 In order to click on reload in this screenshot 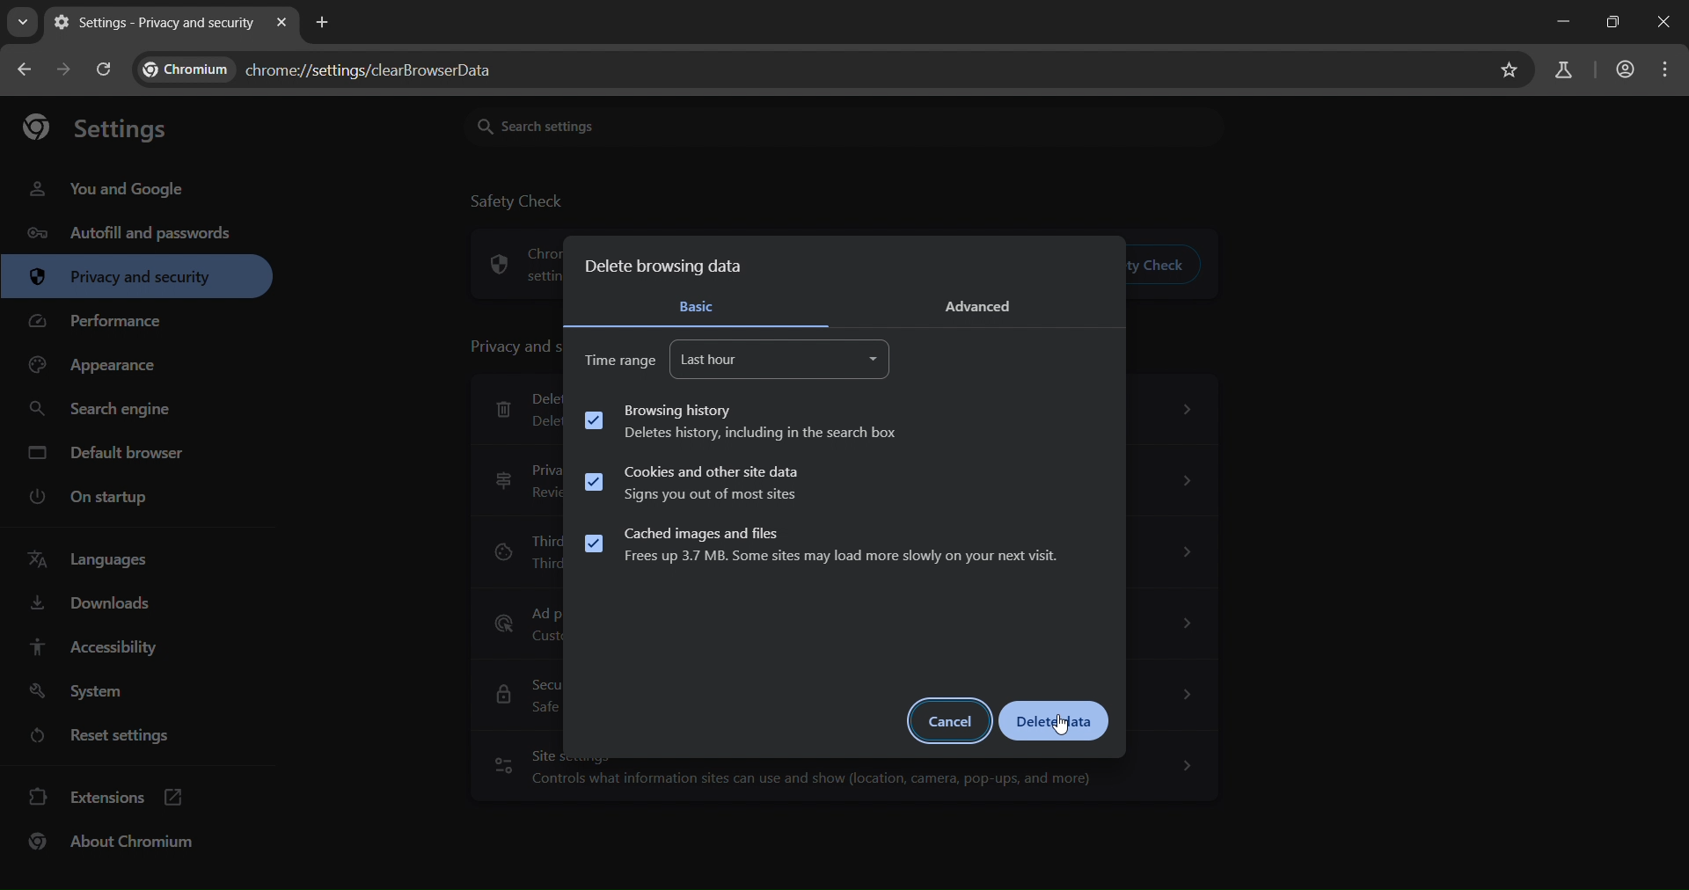, I will do `click(105, 68)`.